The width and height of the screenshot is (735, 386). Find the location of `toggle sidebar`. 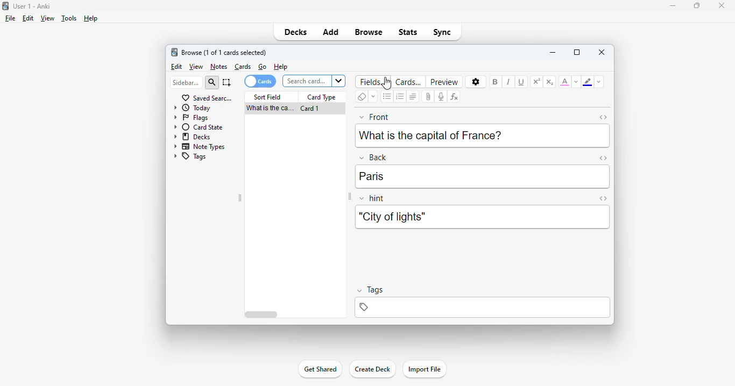

toggle sidebar is located at coordinates (241, 198).